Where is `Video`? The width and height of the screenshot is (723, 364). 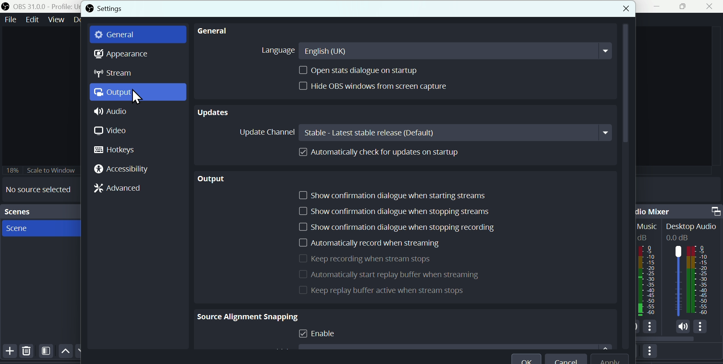
Video is located at coordinates (112, 132).